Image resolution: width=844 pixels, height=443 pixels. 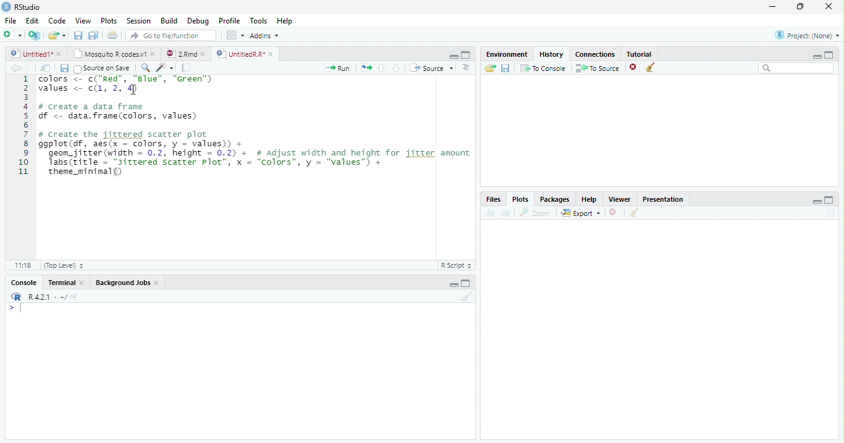 What do you see at coordinates (240, 54) in the screenshot?
I see `UntitledR.R*` at bounding box center [240, 54].